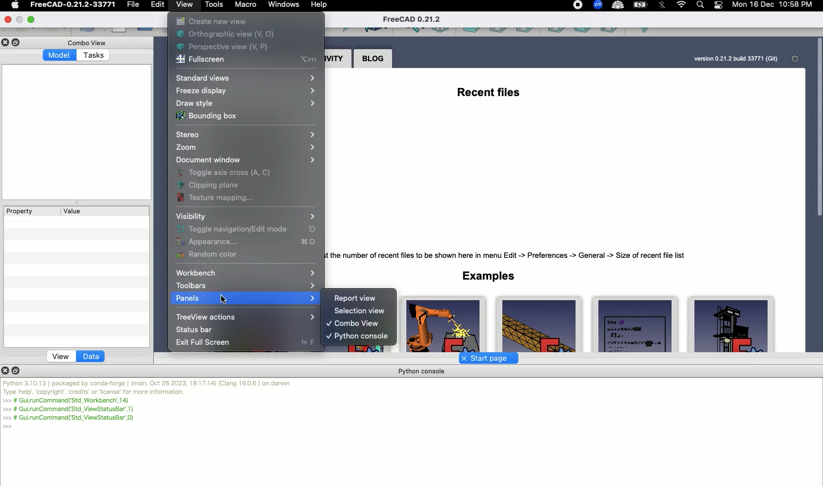 This screenshot has width=823, height=486. I want to click on Selection view, so click(362, 310).